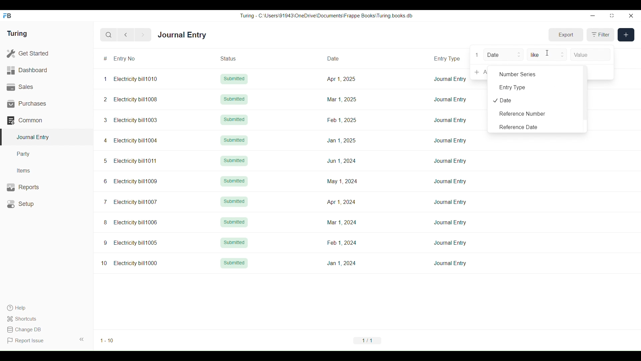  What do you see at coordinates (566, 35) in the screenshot?
I see `Export` at bounding box center [566, 35].